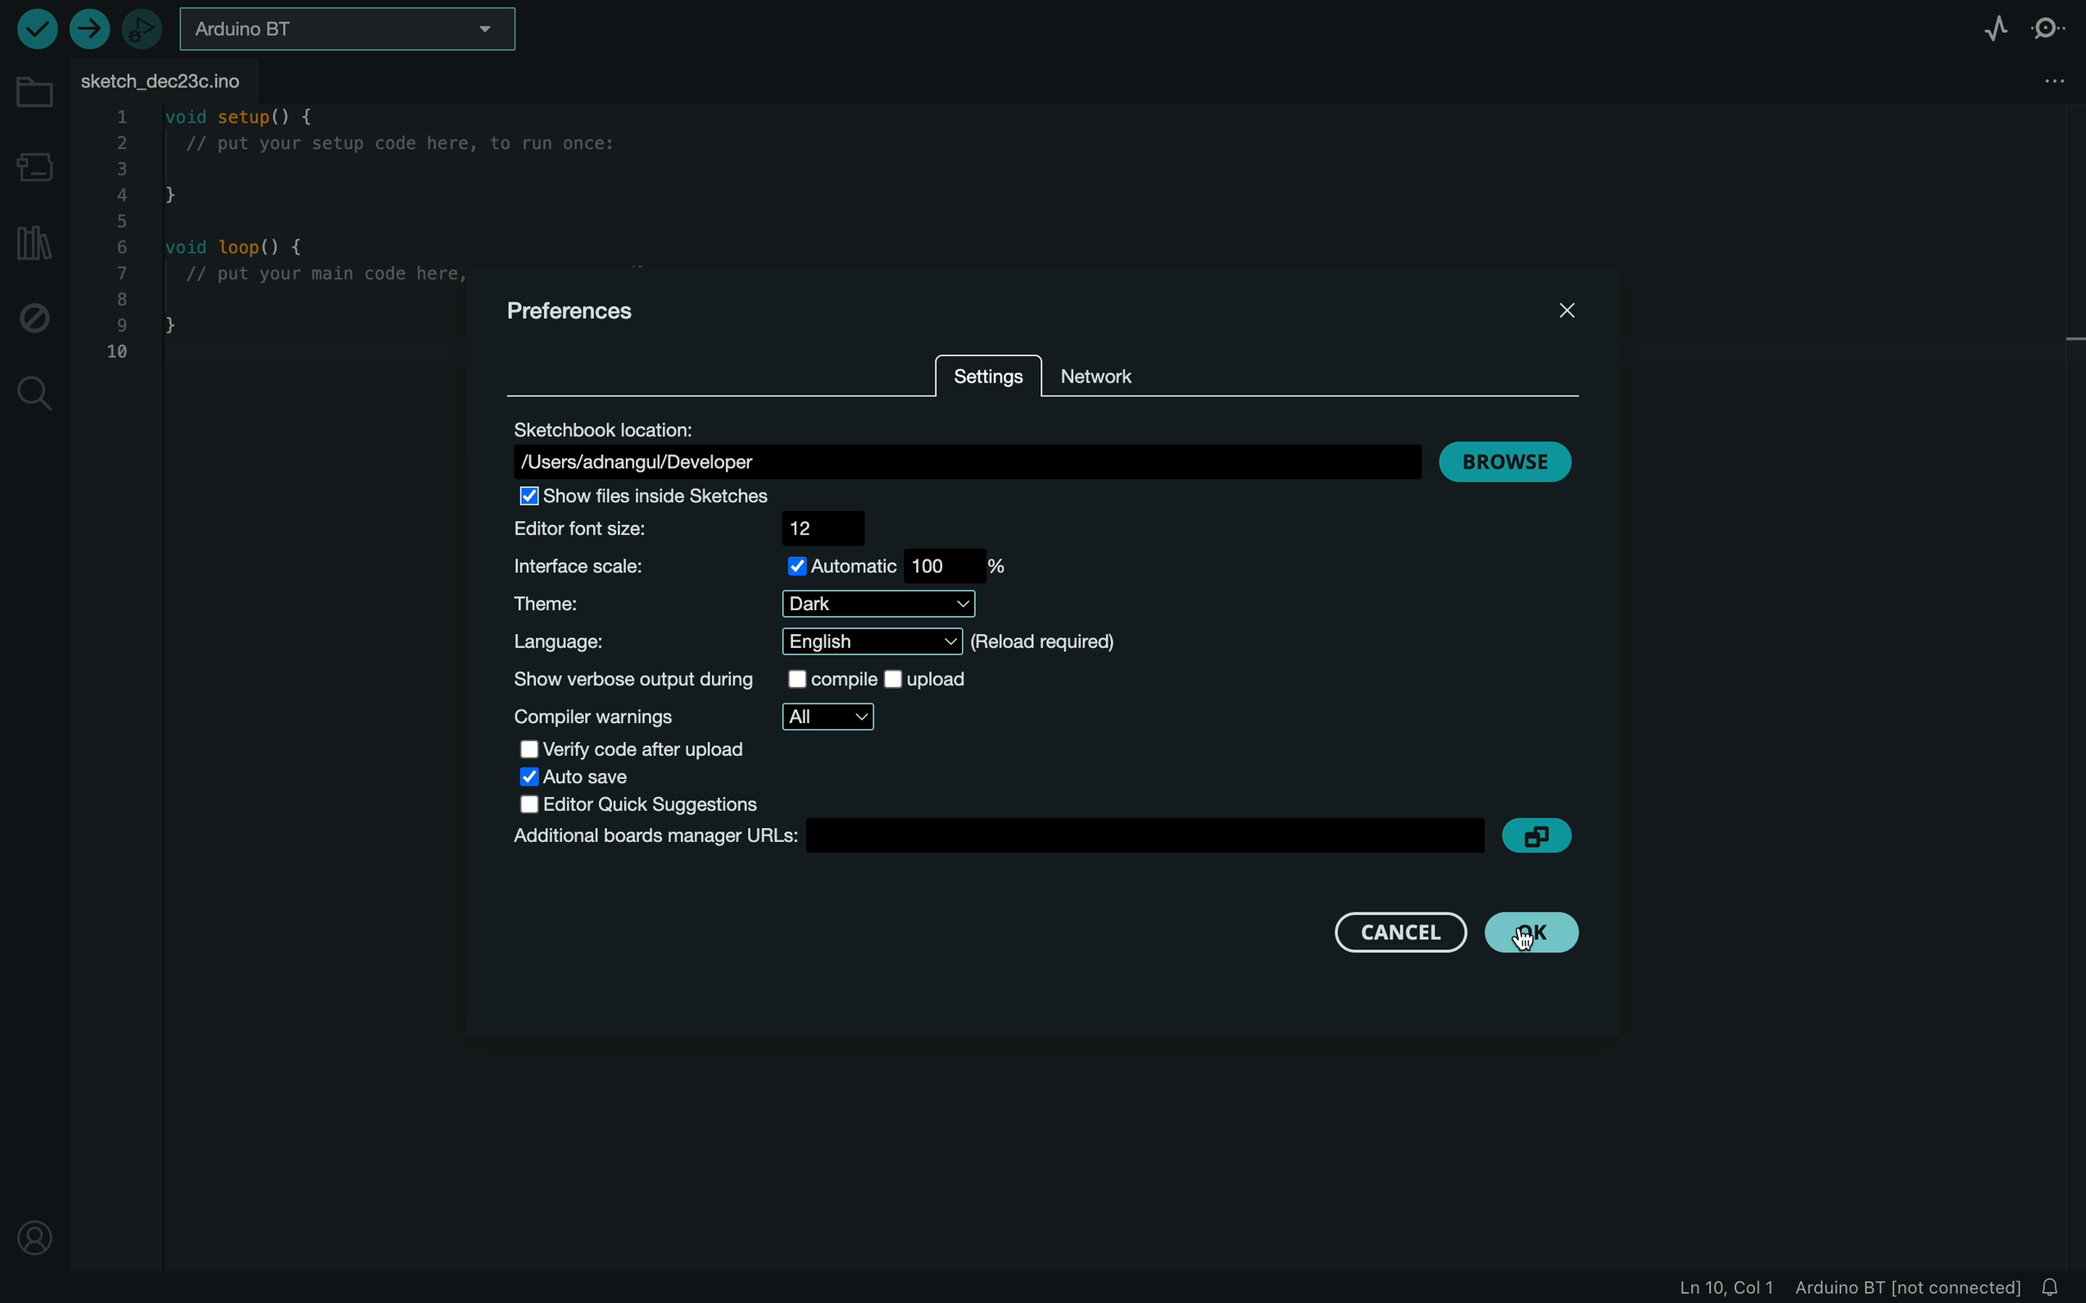  Describe the element at coordinates (34, 393) in the screenshot. I see `search` at that location.